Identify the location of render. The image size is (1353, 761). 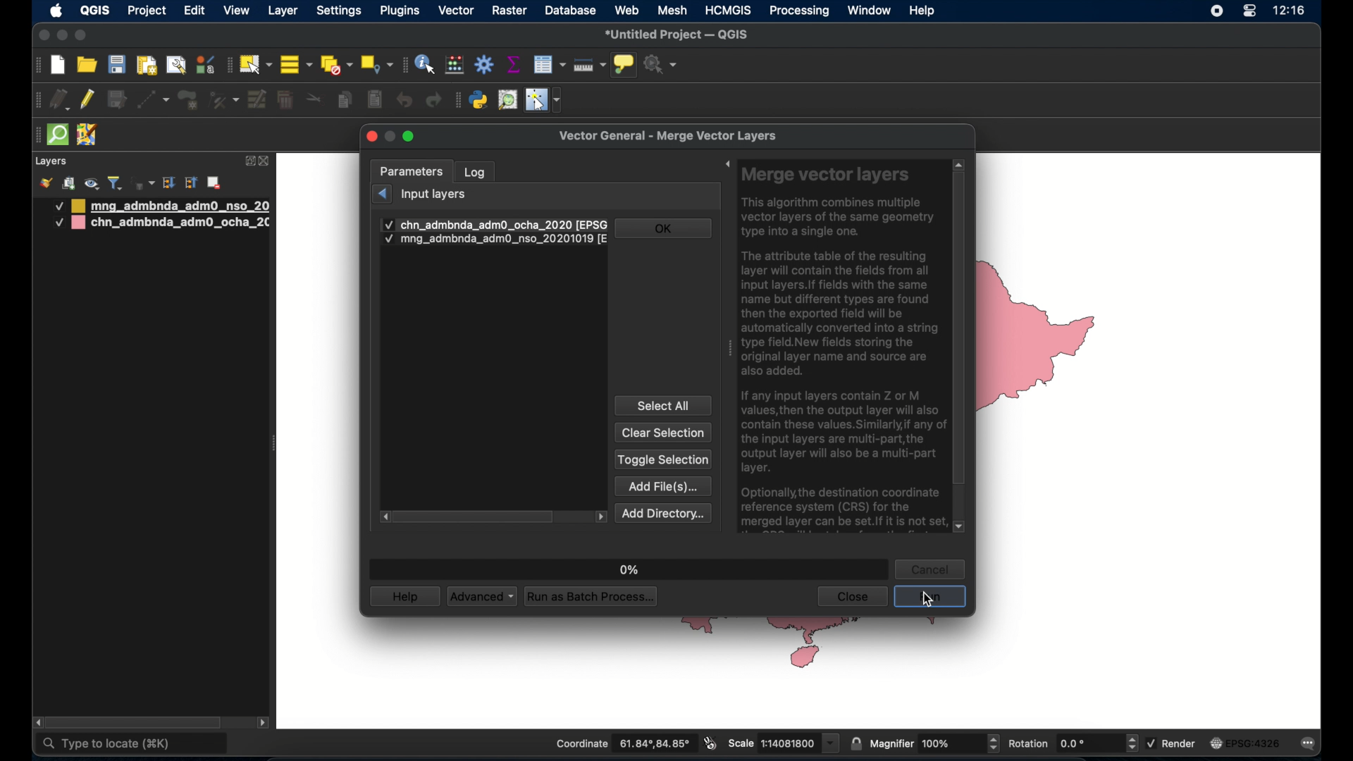
(1173, 742).